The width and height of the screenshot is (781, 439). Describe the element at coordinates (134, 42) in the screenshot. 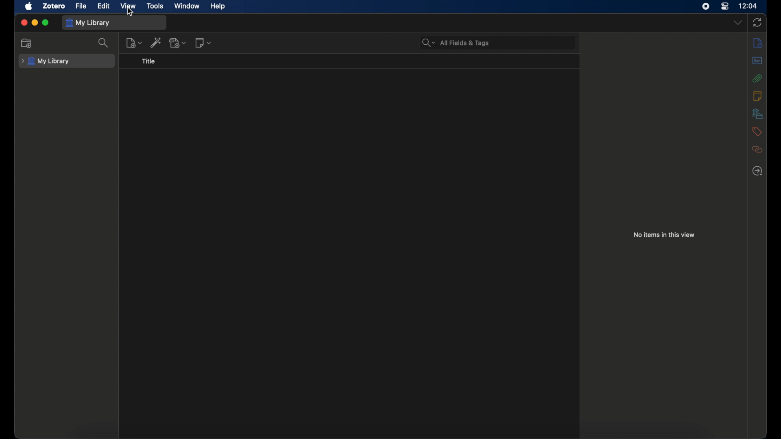

I see `new item` at that location.